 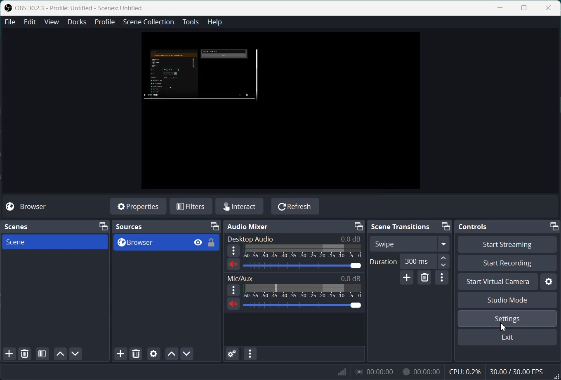 What do you see at coordinates (212, 242) in the screenshot?
I see `Lock` at bounding box center [212, 242].